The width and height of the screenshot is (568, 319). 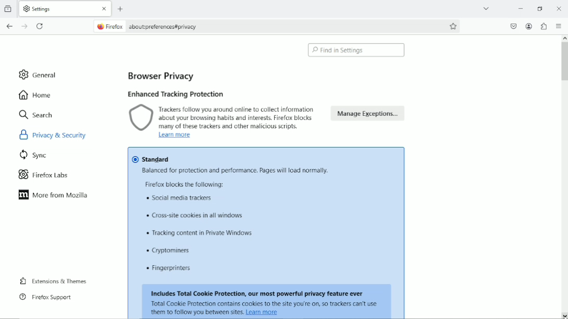 What do you see at coordinates (564, 178) in the screenshot?
I see `vertical scrollbar` at bounding box center [564, 178].